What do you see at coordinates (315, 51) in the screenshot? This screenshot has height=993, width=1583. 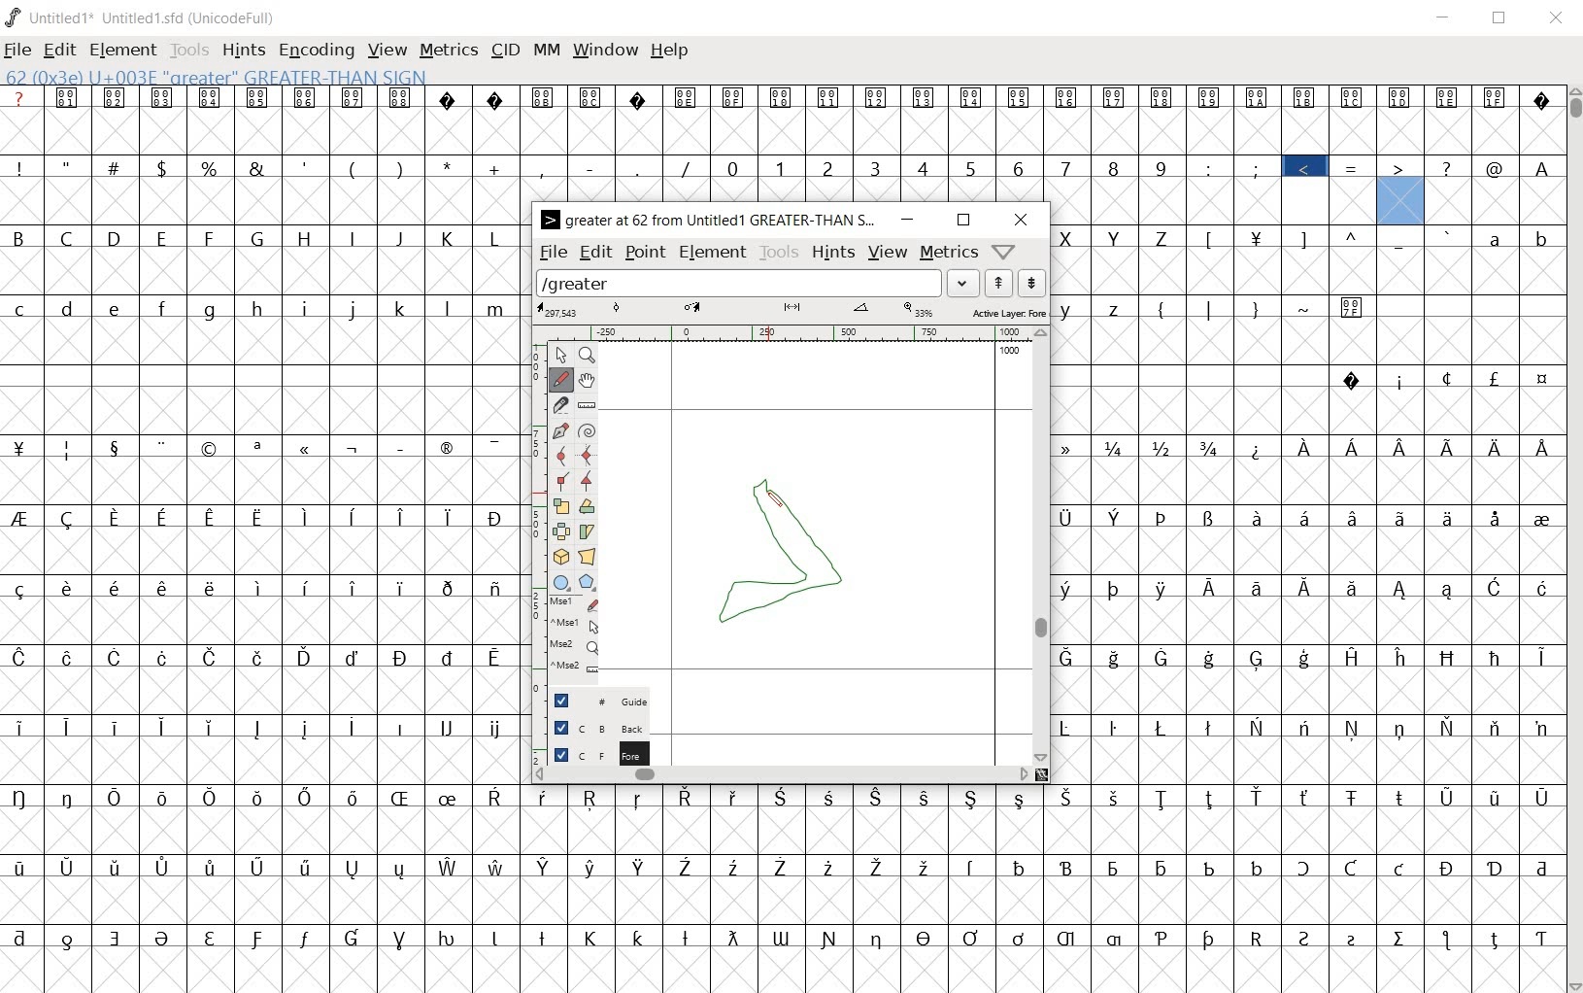 I see `encoding` at bounding box center [315, 51].